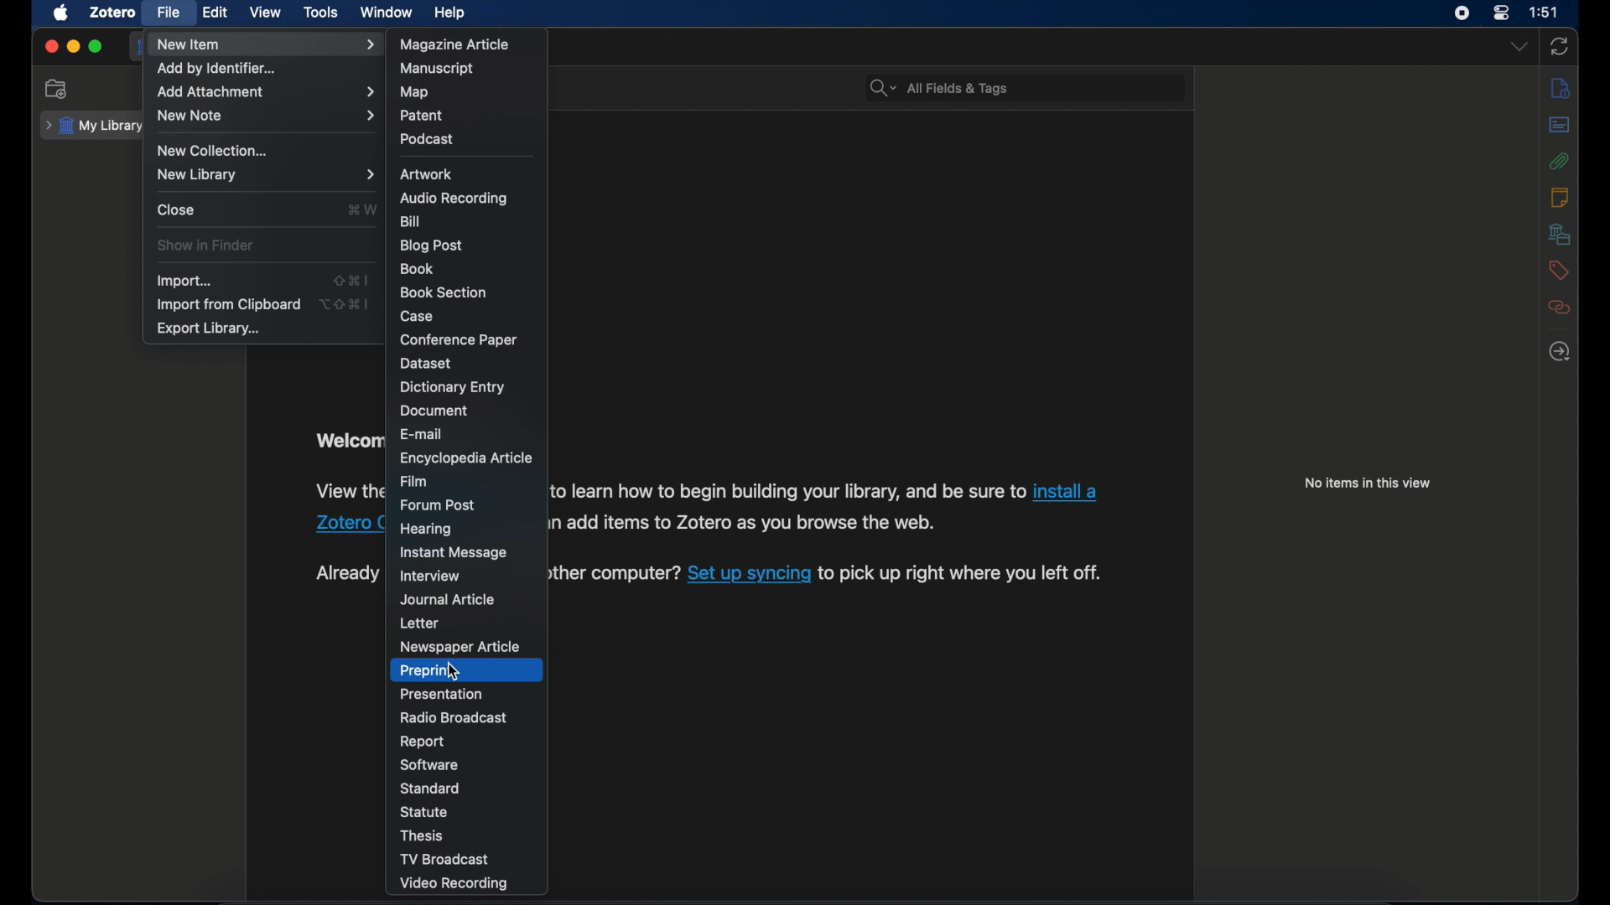 This screenshot has height=905, width=1610. Describe the element at coordinates (455, 671) in the screenshot. I see `cursor` at that location.